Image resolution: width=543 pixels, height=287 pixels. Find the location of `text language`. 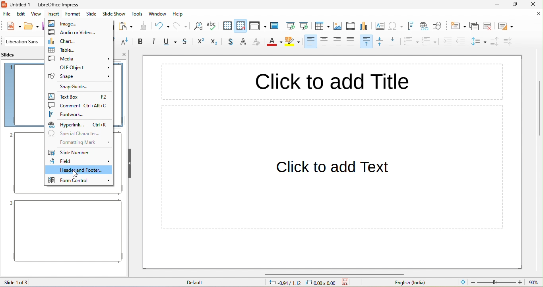

text language is located at coordinates (413, 283).